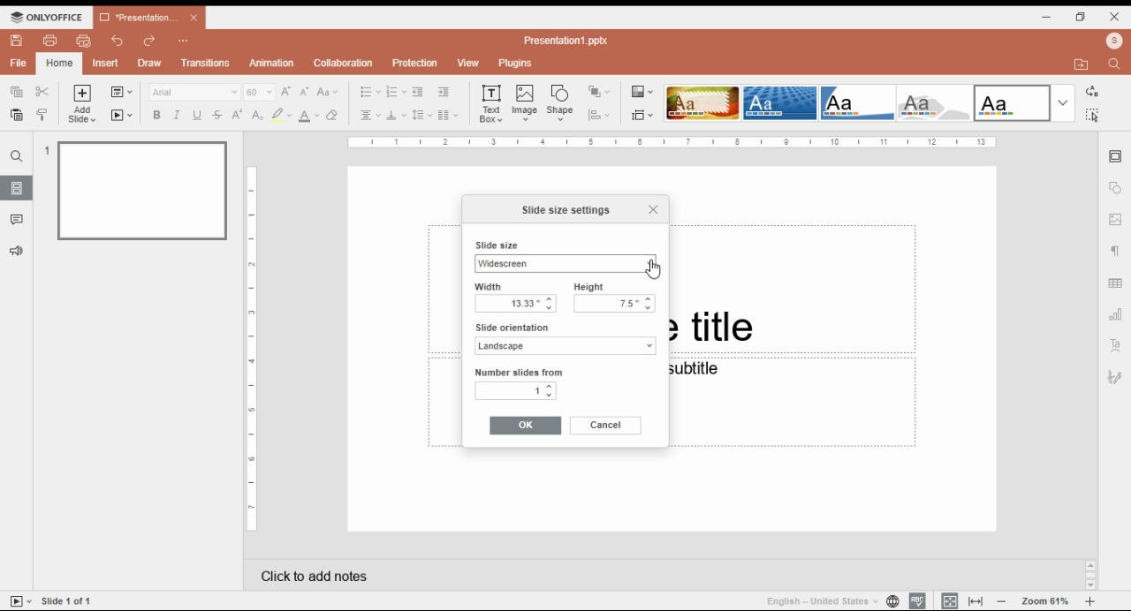 The width and height of the screenshot is (1131, 611). I want to click on numbering, so click(396, 93).